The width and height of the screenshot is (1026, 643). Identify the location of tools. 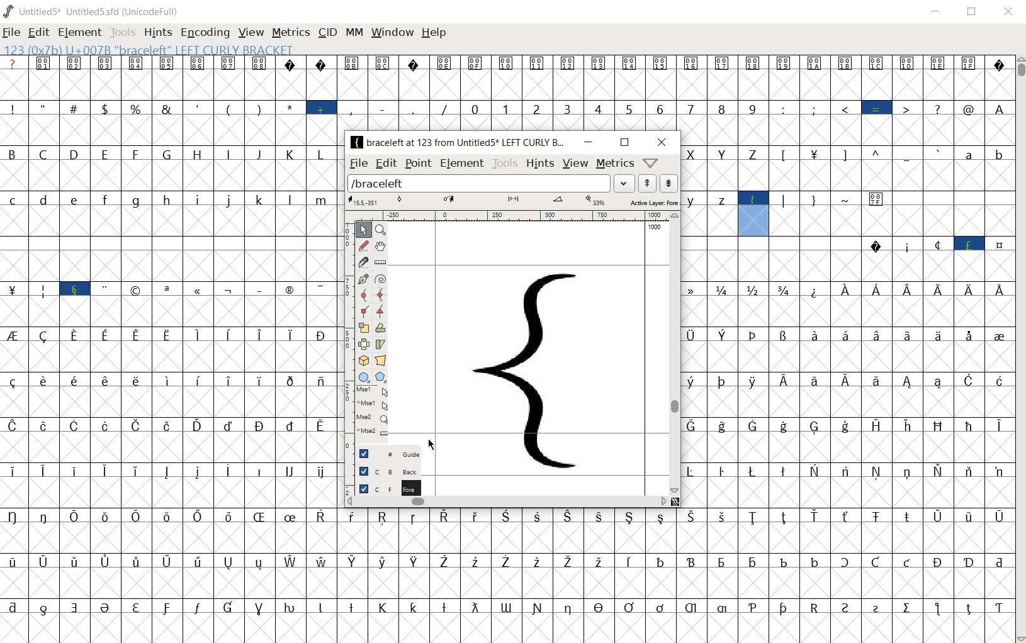
(504, 163).